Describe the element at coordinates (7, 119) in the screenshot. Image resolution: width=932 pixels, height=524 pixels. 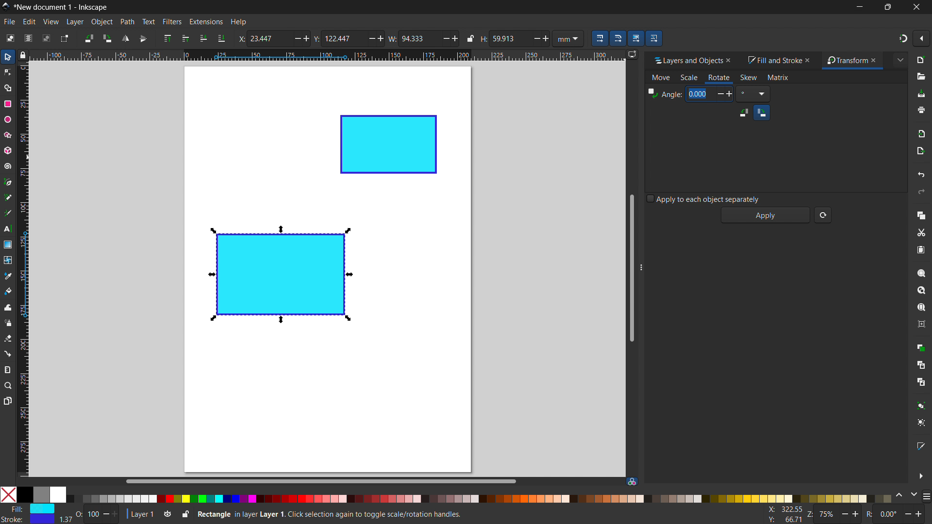
I see `ellipse tool` at that location.